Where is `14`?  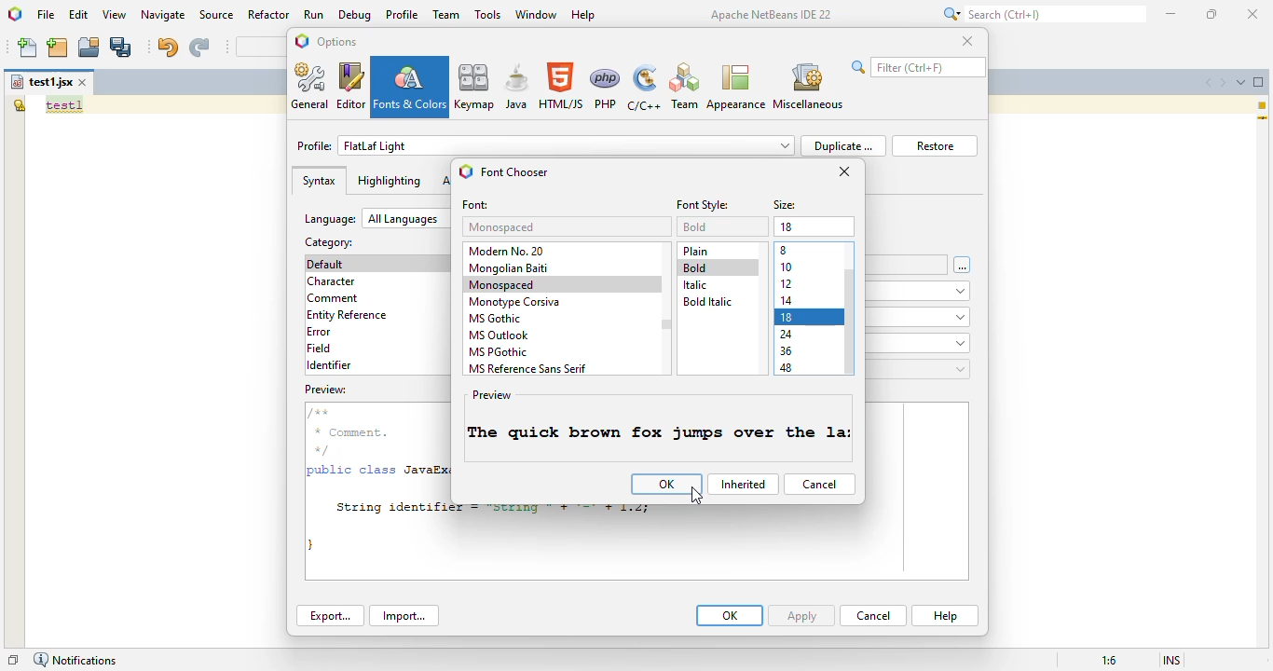
14 is located at coordinates (787, 226).